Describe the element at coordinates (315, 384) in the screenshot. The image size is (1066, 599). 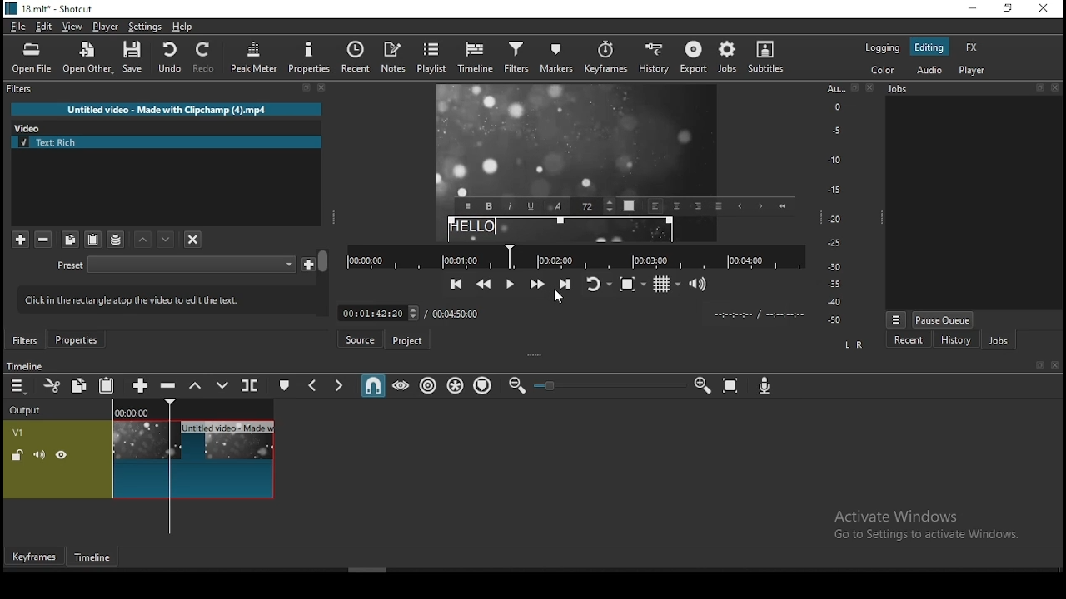
I see `previous marker` at that location.